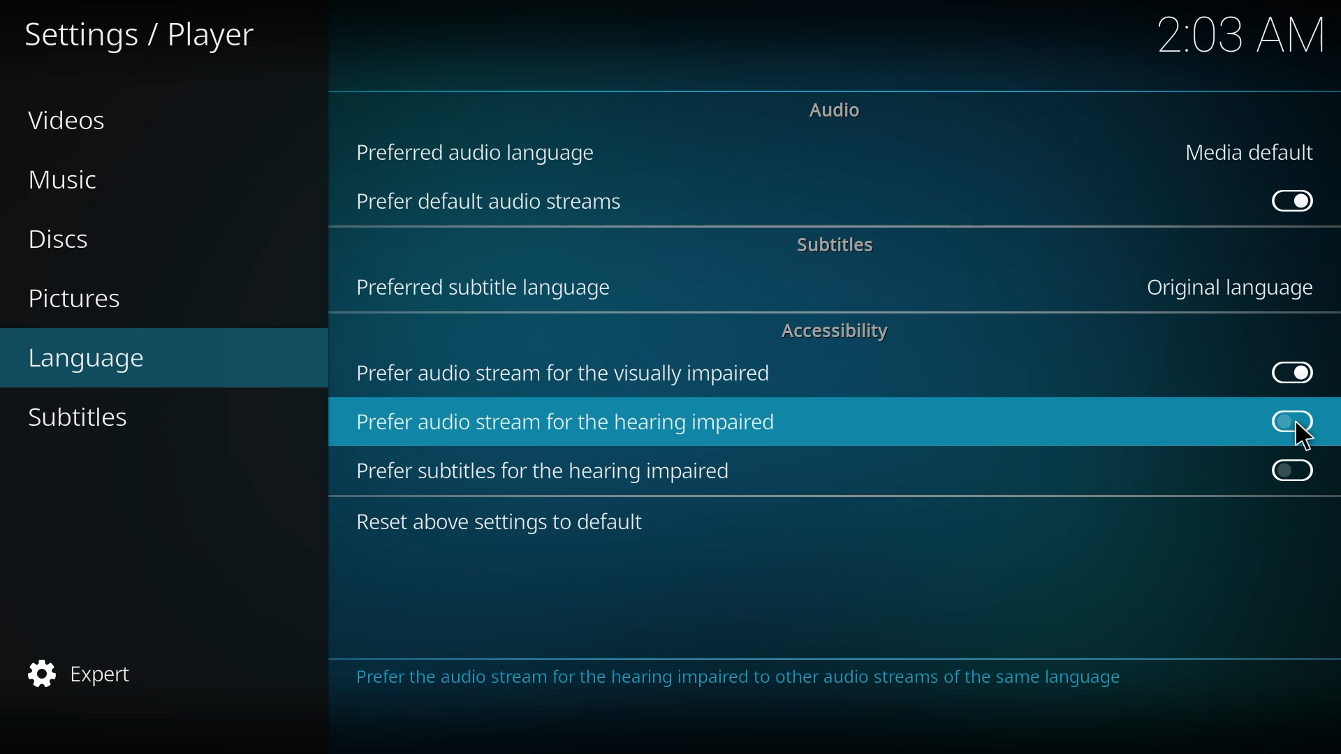  I want to click on media default, so click(1252, 154).